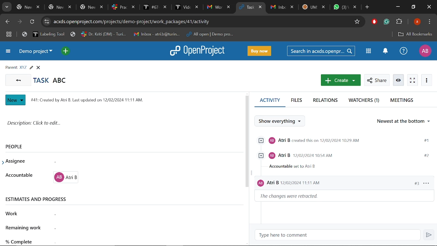  I want to click on activity history: Atri B created this on 12/02/2024 10:29 AM , so click(342, 141).